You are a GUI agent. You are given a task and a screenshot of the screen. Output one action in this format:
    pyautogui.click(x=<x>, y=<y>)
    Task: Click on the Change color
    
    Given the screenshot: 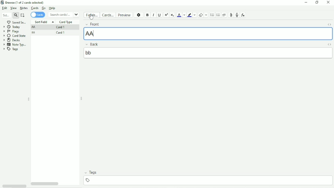 What is the action you would take?
    pyautogui.click(x=184, y=15)
    